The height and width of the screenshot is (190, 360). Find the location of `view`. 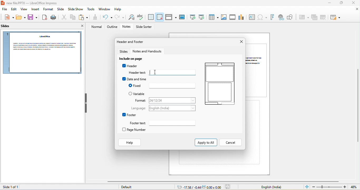

view is located at coordinates (24, 10).